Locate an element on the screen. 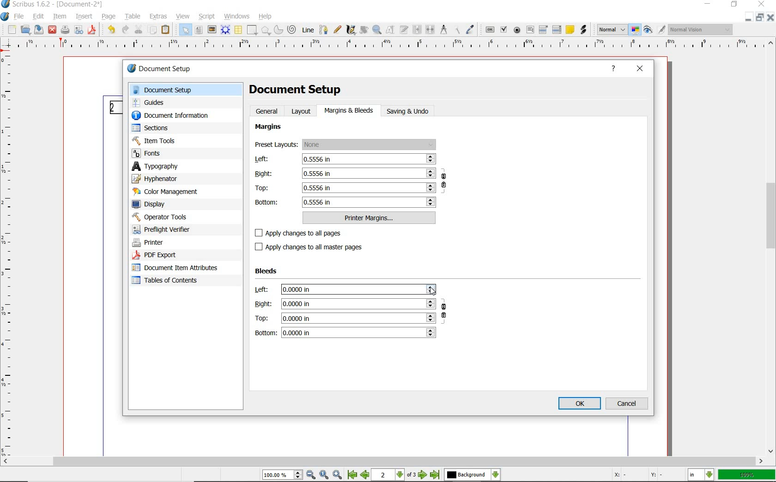  preflight verifier is located at coordinates (79, 30).